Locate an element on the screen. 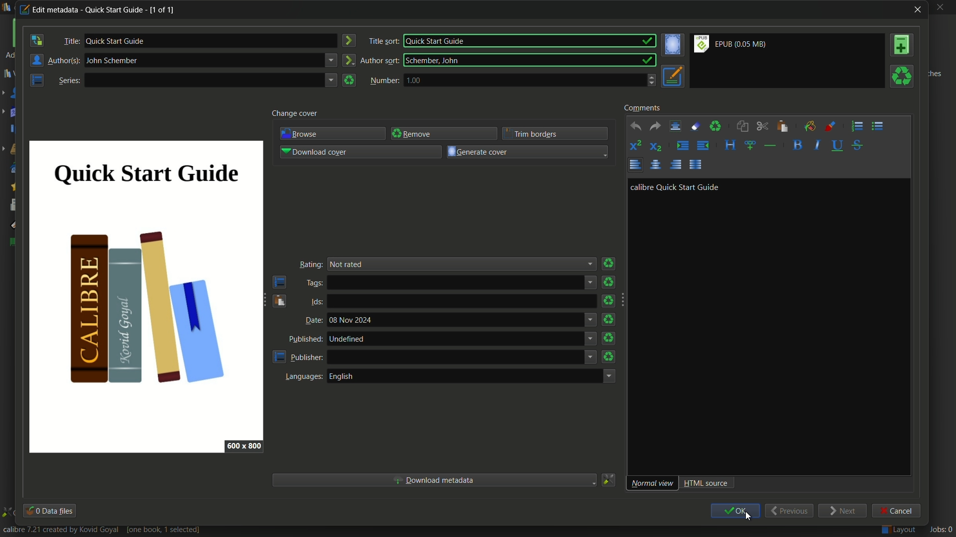  align right is located at coordinates (677, 166).